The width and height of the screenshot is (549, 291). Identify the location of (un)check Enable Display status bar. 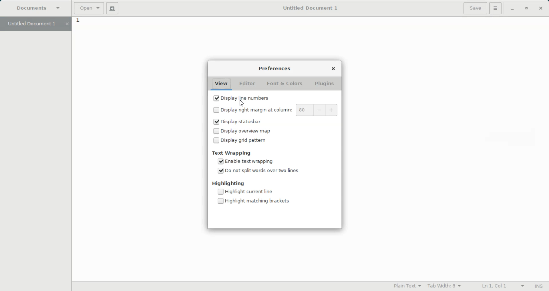
(254, 122).